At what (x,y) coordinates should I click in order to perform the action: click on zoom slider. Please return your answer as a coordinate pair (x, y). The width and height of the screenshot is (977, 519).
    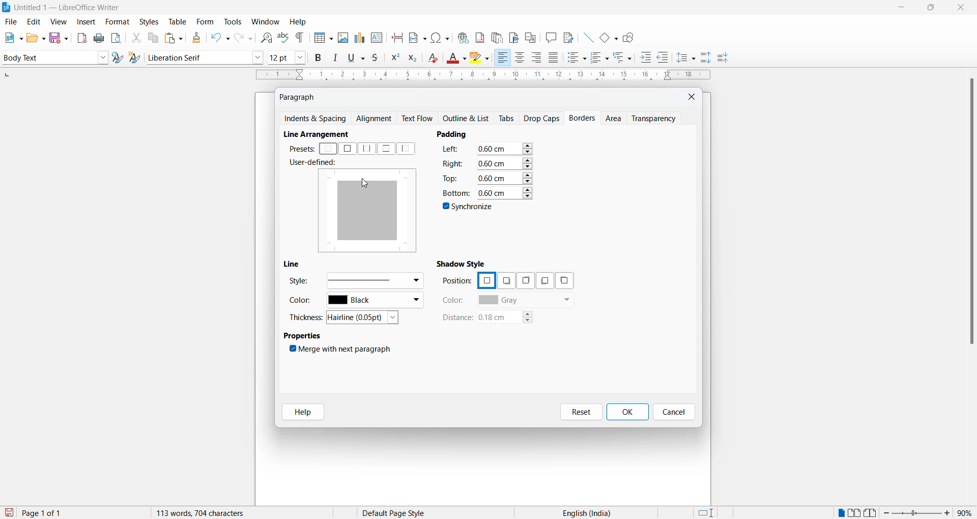
    Looking at the image, I should click on (918, 513).